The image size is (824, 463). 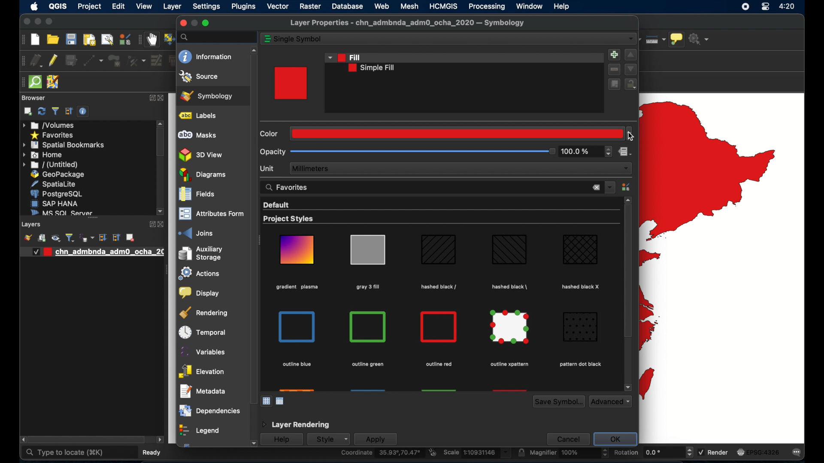 I want to click on save project, so click(x=70, y=39).